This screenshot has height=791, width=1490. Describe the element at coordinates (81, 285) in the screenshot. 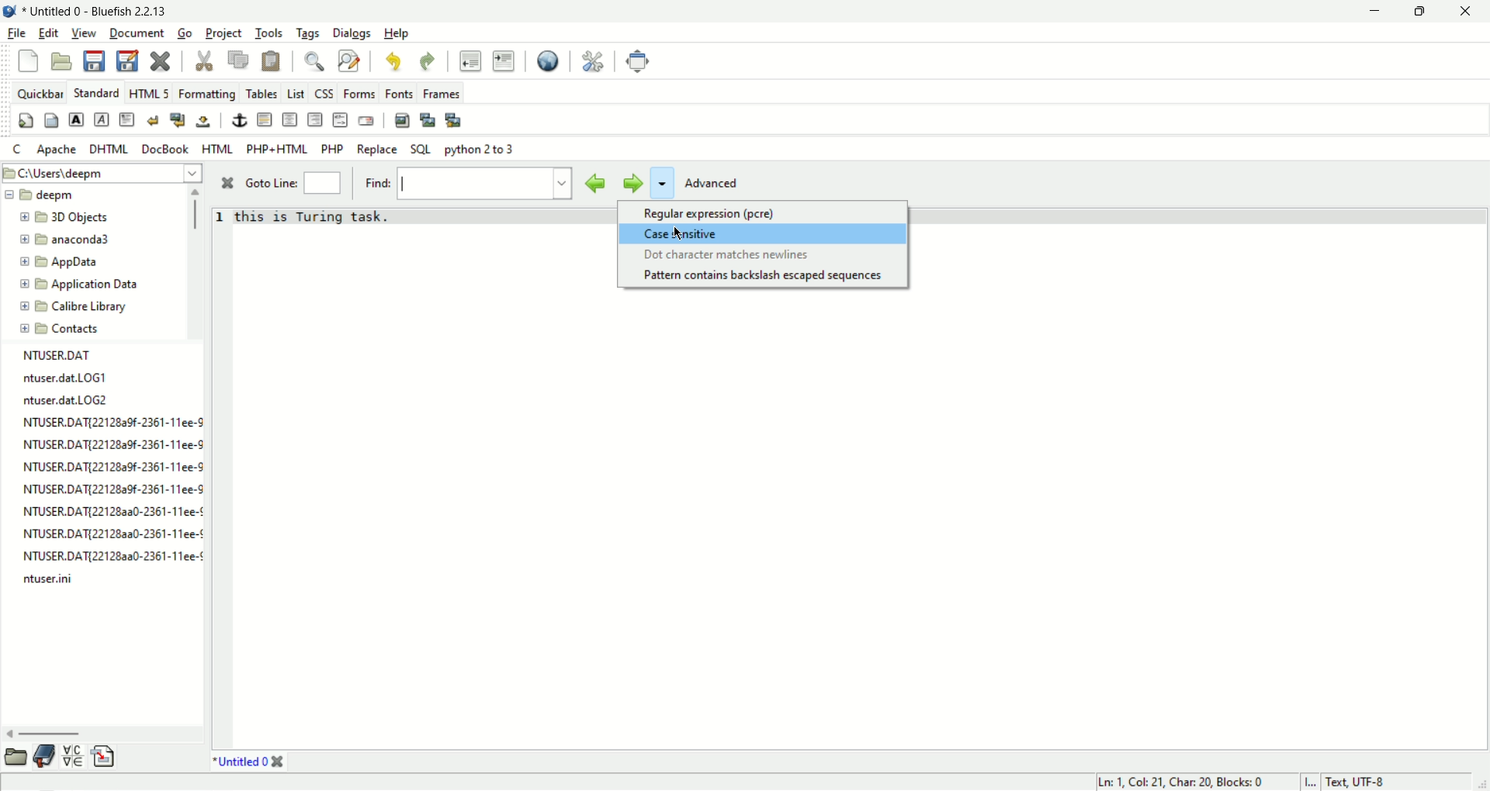

I see `Application Data` at that location.